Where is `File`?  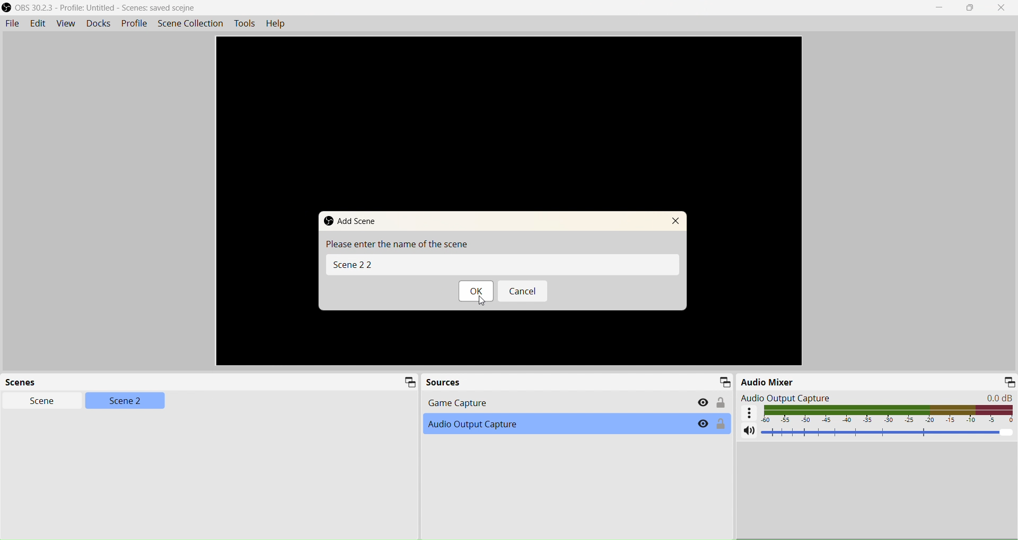 File is located at coordinates (12, 23).